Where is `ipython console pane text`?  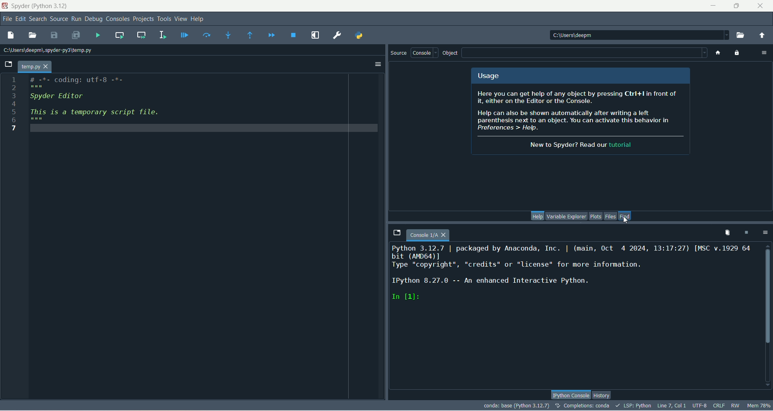
ipython console pane text is located at coordinates (573, 275).